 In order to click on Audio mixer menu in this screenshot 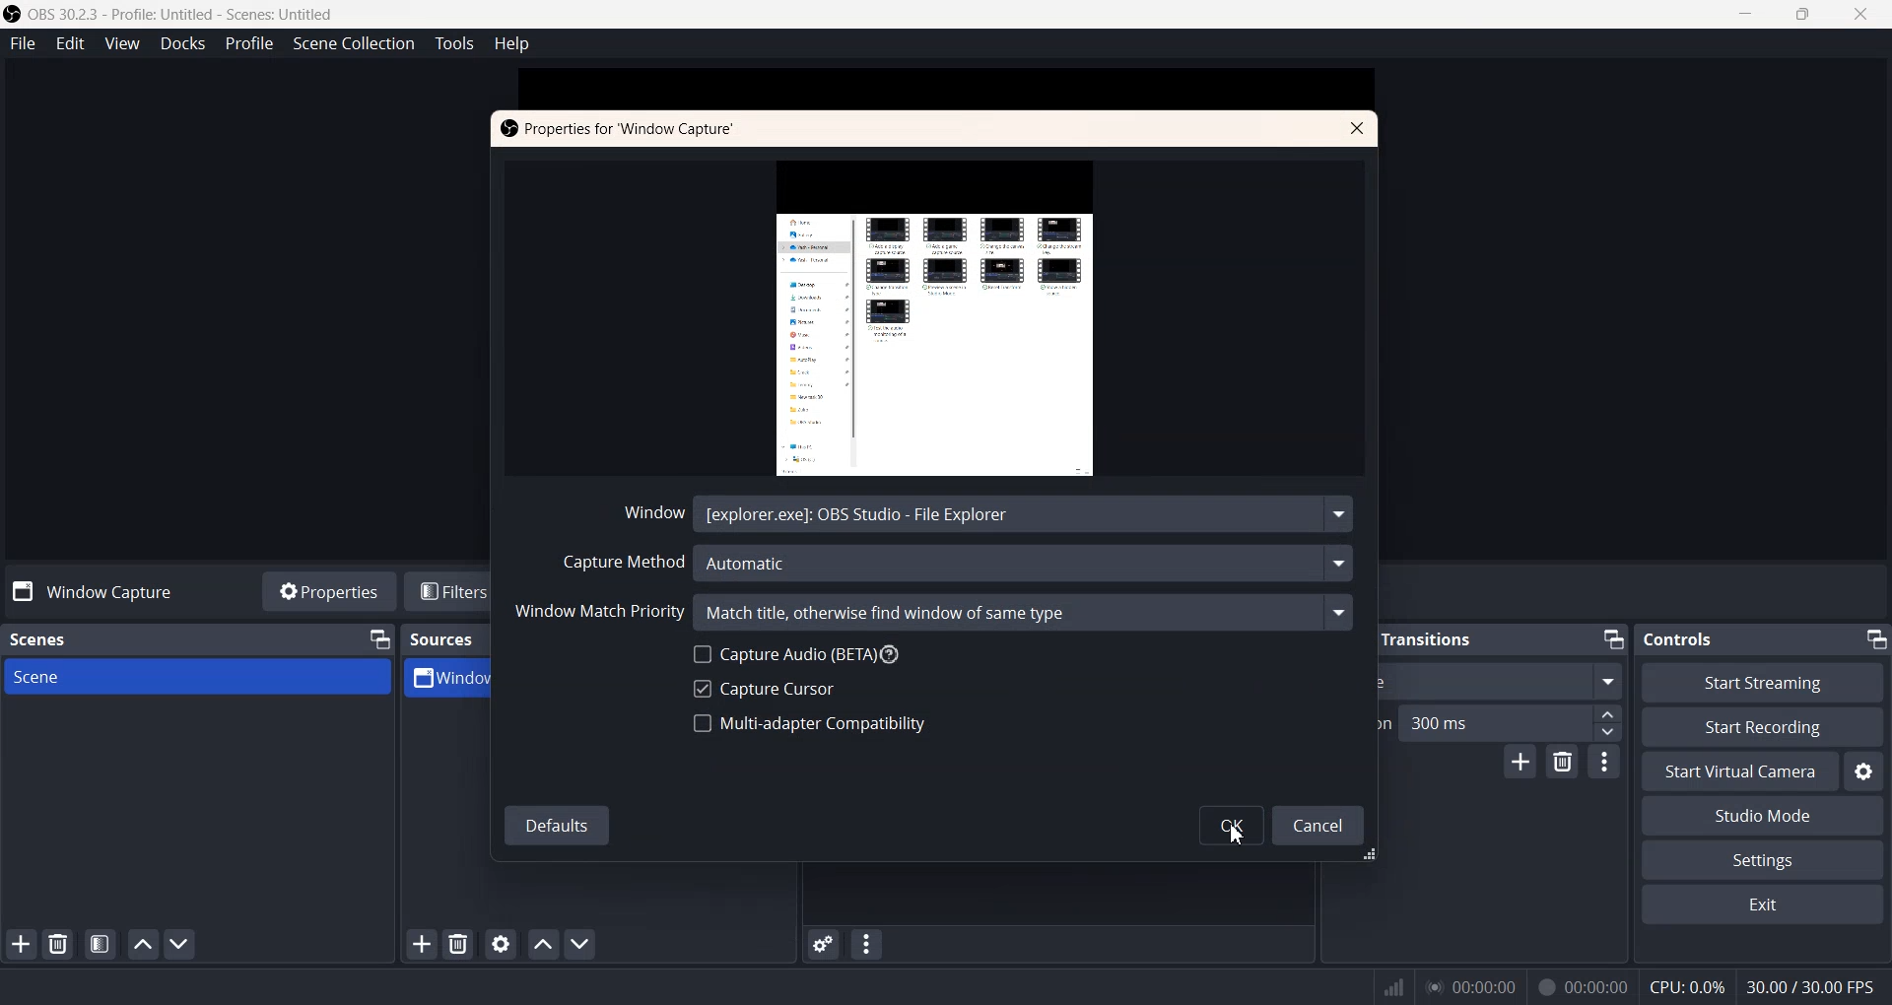, I will do `click(866, 944)`.